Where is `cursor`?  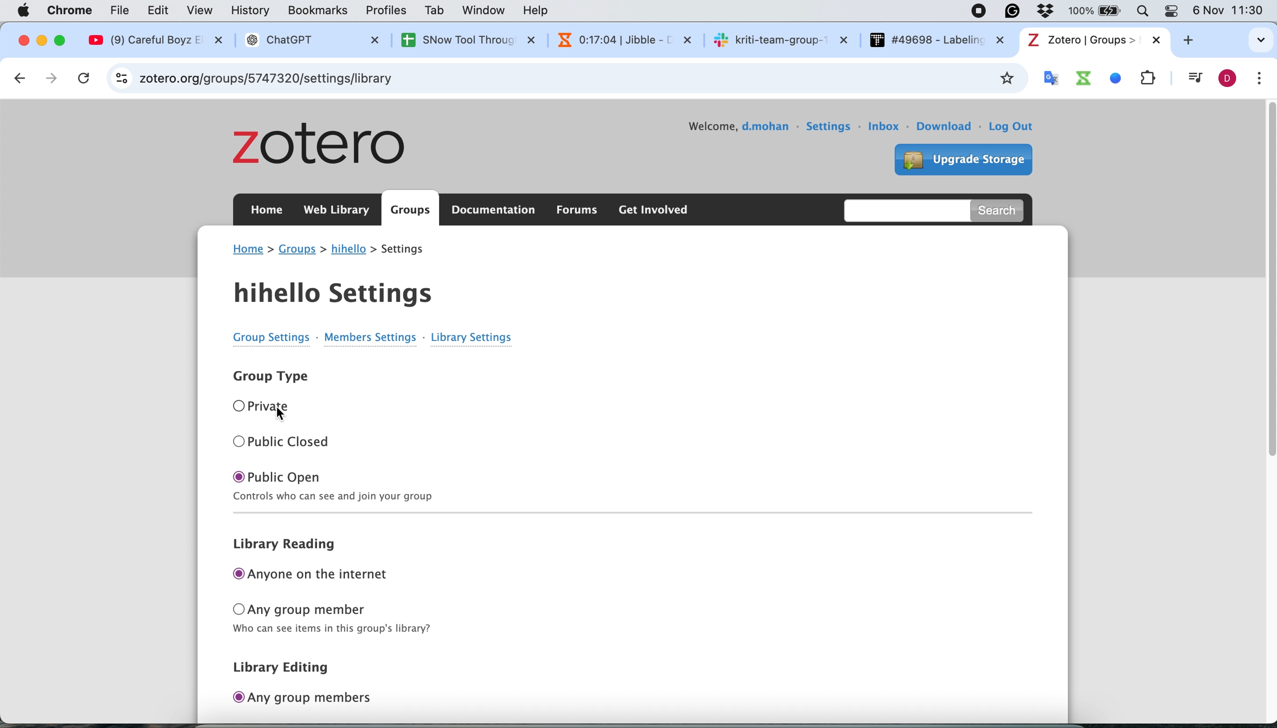
cursor is located at coordinates (284, 414).